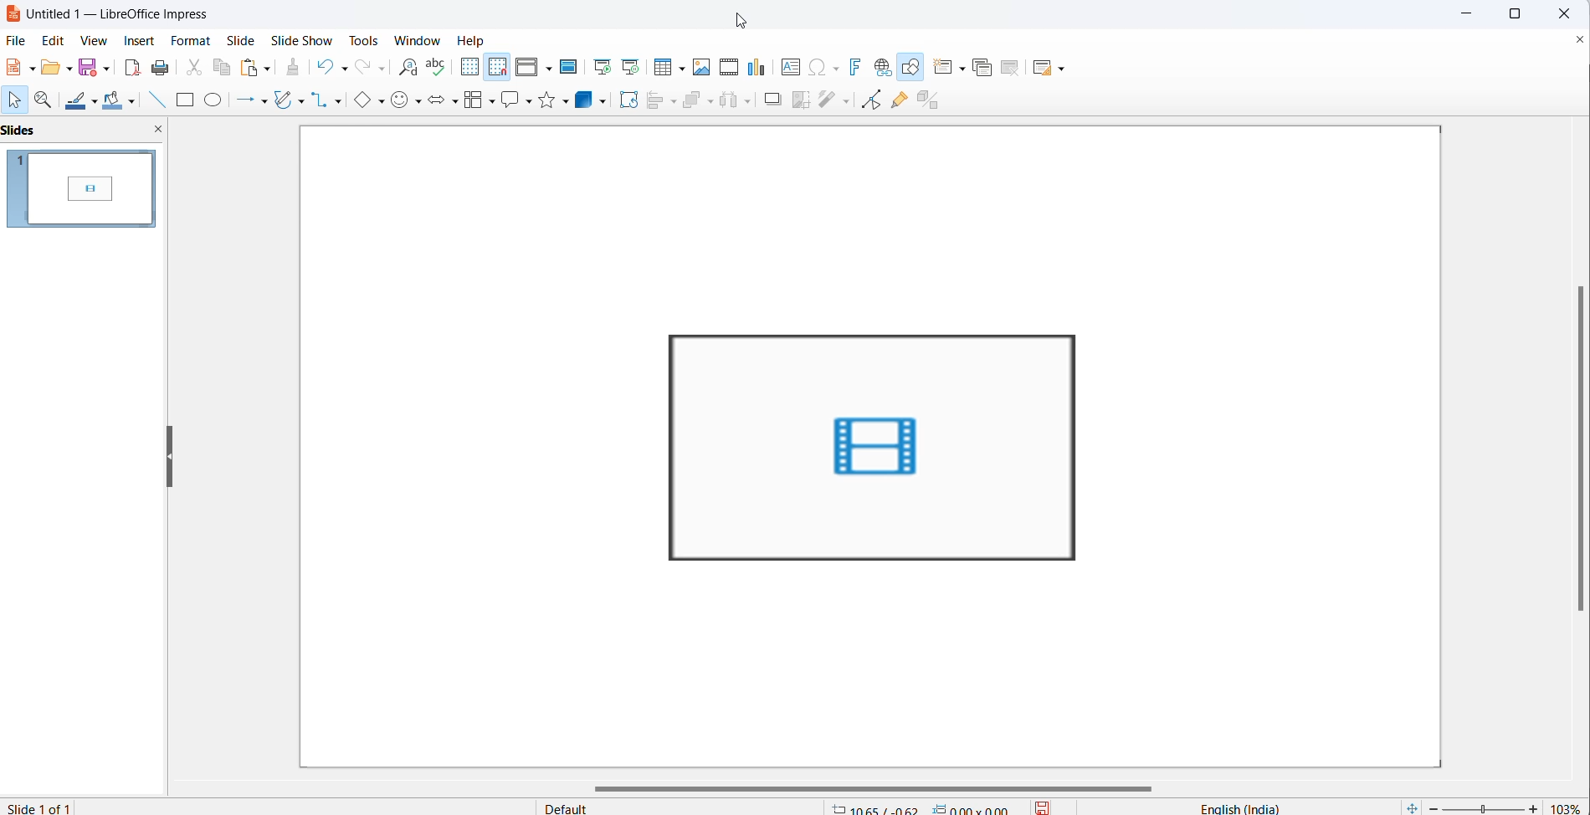  Describe the element at coordinates (1567, 804) in the screenshot. I see `zoom percentage` at that location.